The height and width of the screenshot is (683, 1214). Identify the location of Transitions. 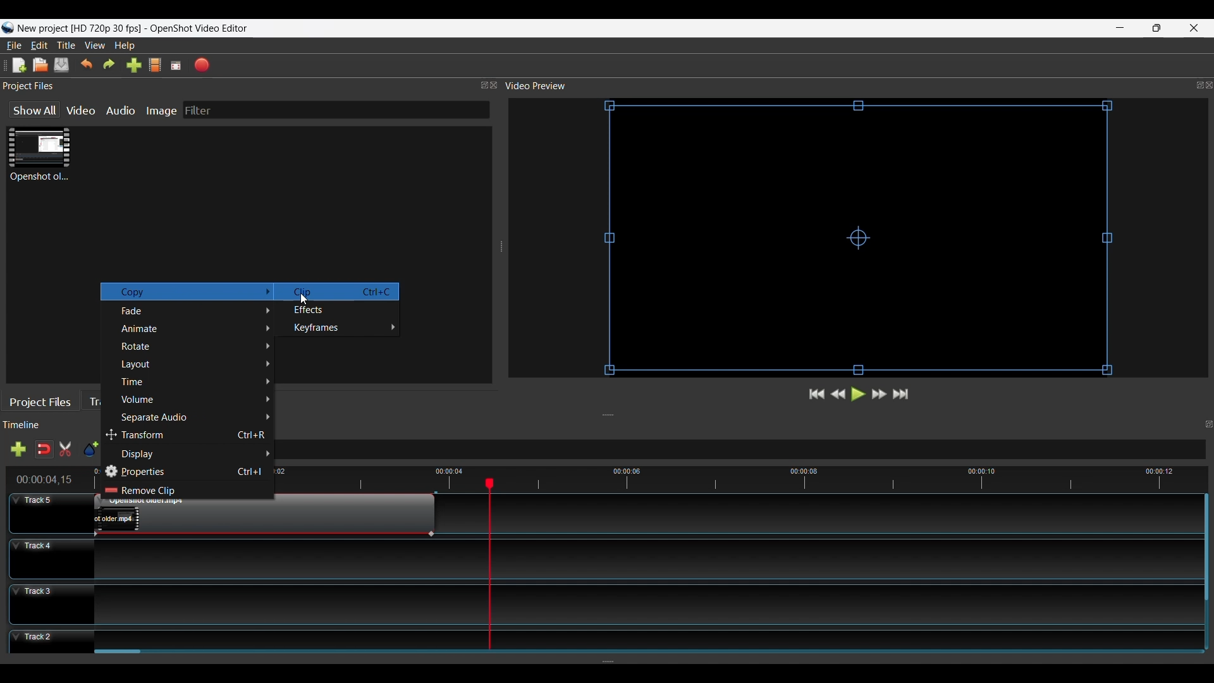
(99, 400).